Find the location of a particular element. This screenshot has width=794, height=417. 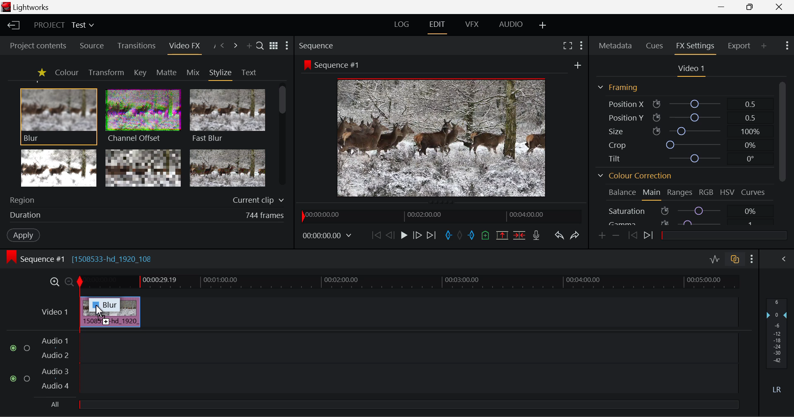

Add Panel is located at coordinates (249, 47).